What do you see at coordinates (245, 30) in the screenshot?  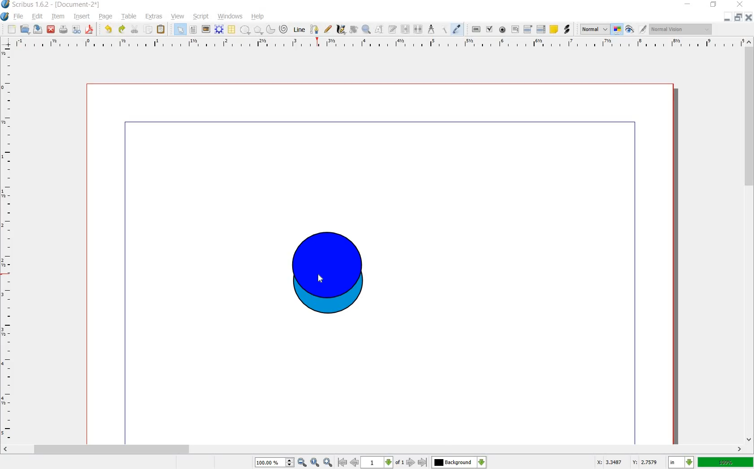 I see `shape` at bounding box center [245, 30].